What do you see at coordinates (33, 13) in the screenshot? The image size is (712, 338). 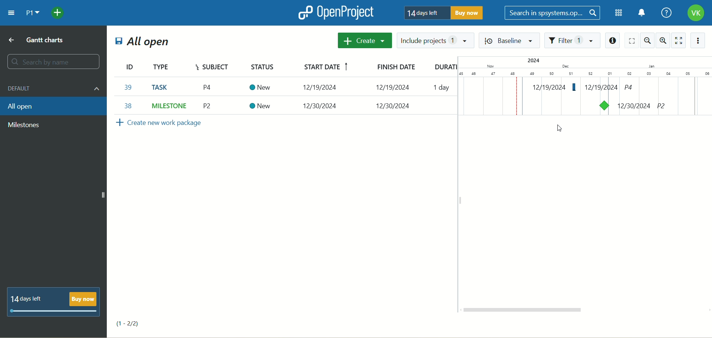 I see `project` at bounding box center [33, 13].